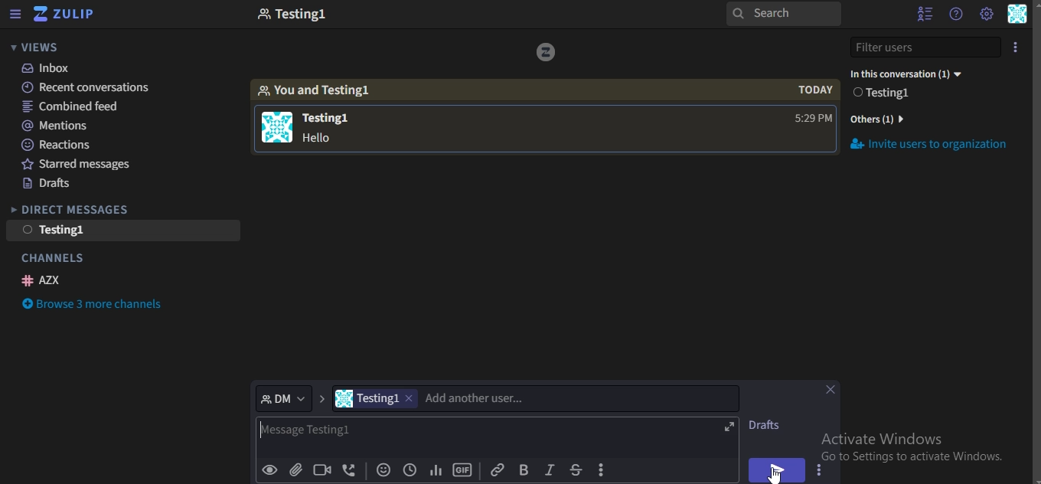 The width and height of the screenshot is (1041, 484). What do you see at coordinates (906, 74) in the screenshot?
I see `testing1` at bounding box center [906, 74].